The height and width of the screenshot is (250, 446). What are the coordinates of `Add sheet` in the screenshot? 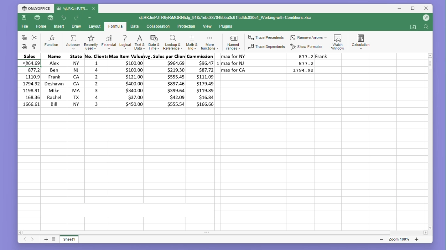 It's located at (45, 240).